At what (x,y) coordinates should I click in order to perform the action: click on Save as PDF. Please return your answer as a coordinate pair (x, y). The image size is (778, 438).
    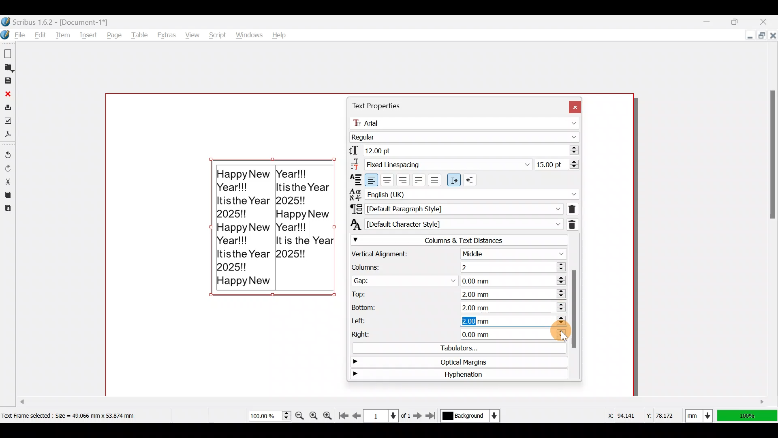
    Looking at the image, I should click on (9, 136).